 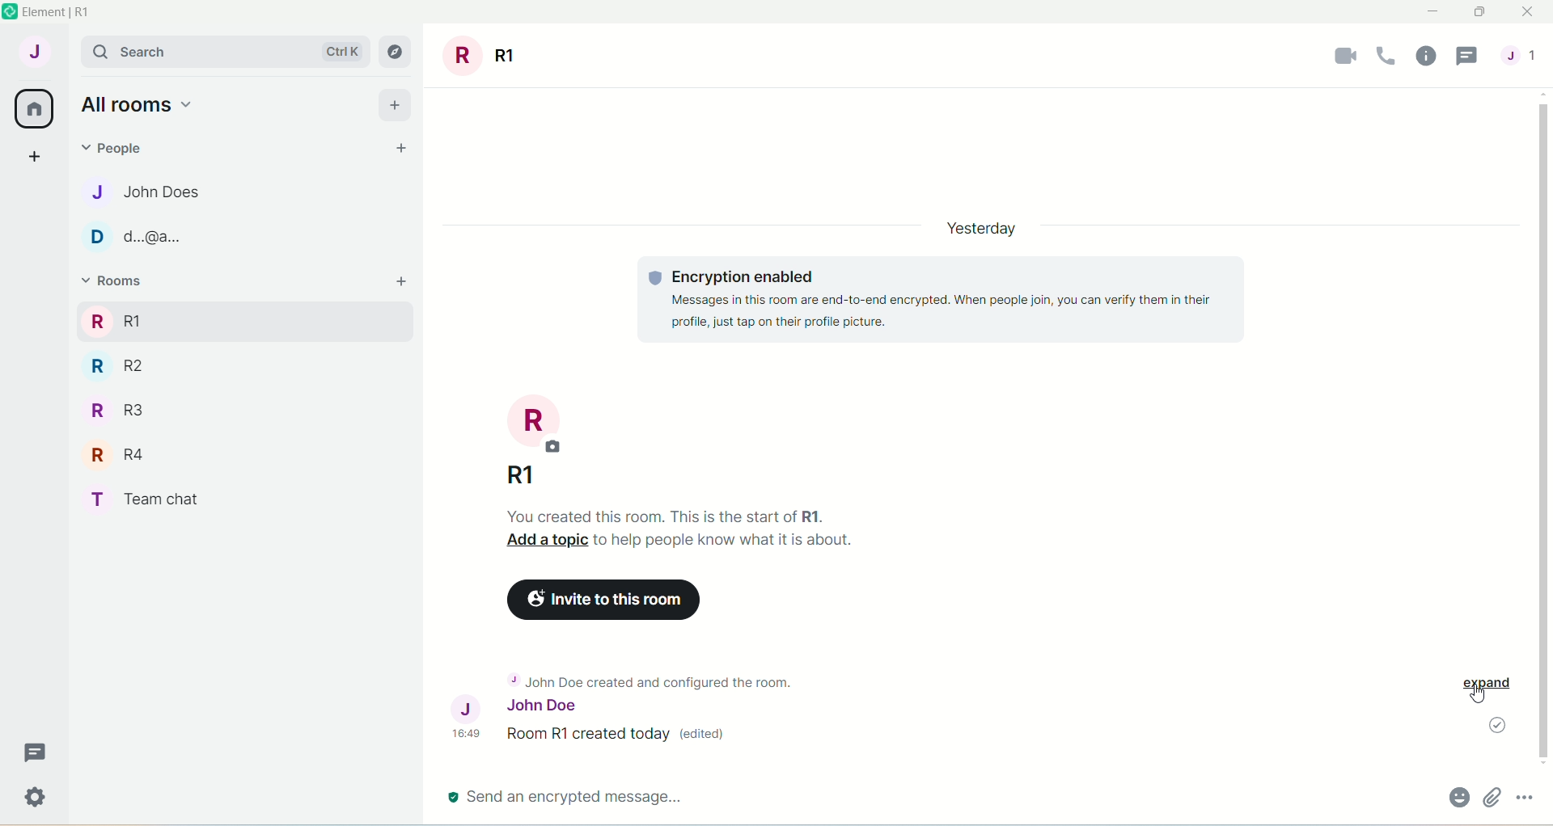 What do you see at coordinates (138, 56) in the screenshot?
I see `search bar` at bounding box center [138, 56].